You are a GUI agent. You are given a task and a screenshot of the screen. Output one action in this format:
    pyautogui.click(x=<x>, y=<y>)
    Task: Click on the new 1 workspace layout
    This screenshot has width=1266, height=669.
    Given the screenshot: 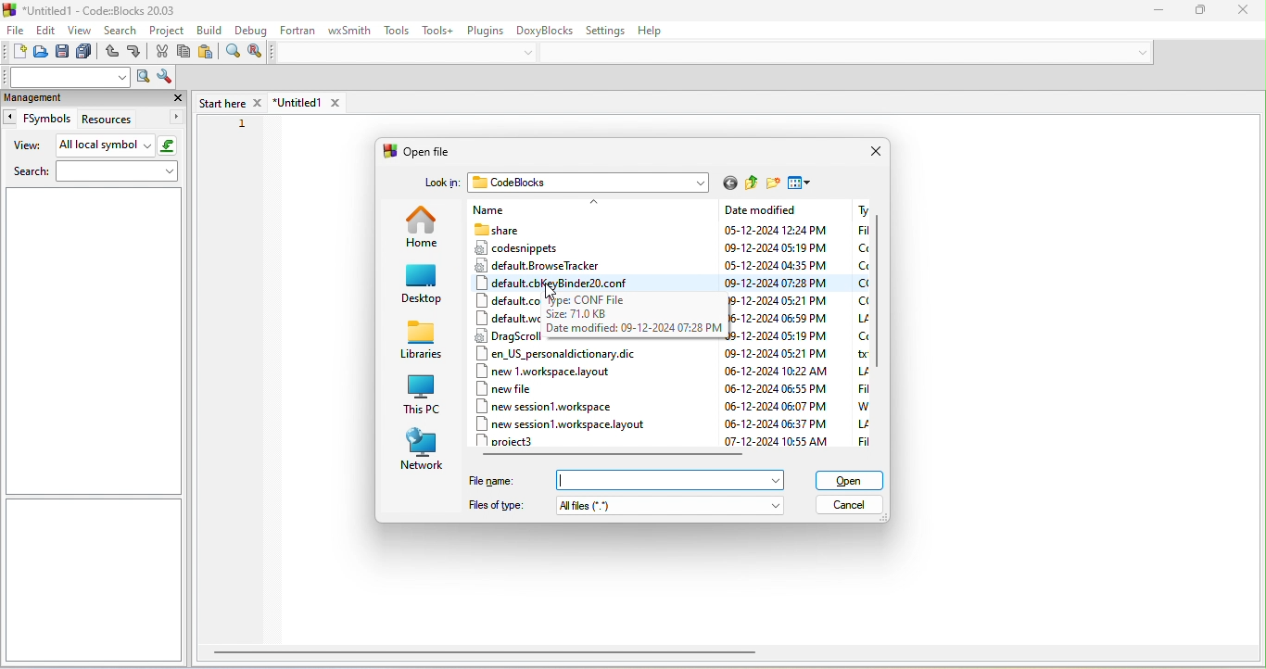 What is the action you would take?
    pyautogui.click(x=551, y=371)
    